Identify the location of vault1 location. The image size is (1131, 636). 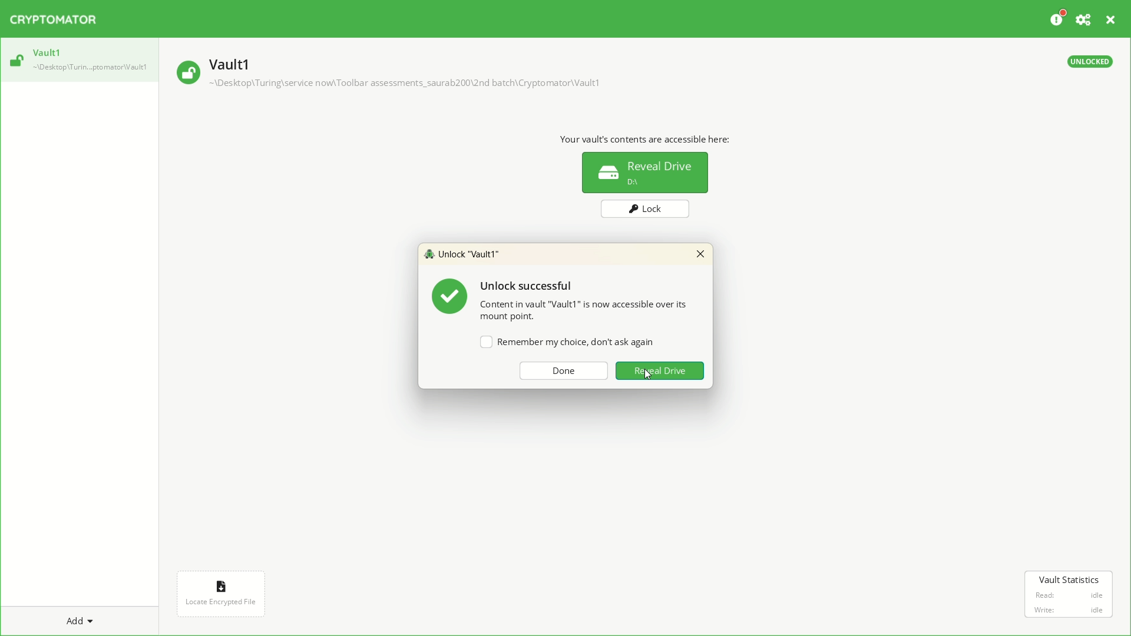
(409, 85).